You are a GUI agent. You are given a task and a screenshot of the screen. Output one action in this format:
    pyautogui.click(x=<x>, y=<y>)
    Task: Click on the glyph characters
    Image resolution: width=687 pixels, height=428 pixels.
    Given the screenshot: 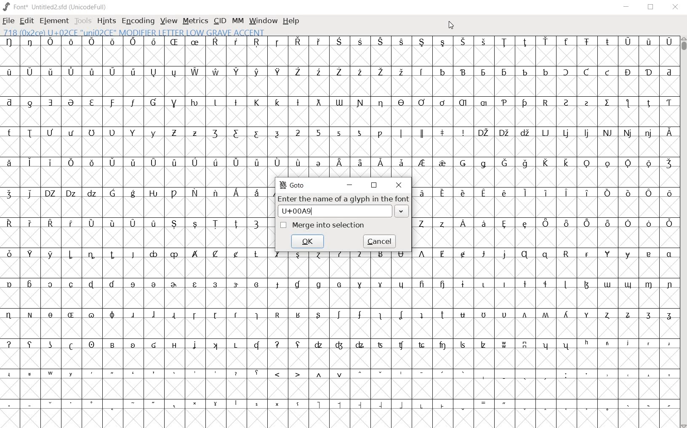 What is the action you would take?
    pyautogui.click(x=474, y=106)
    